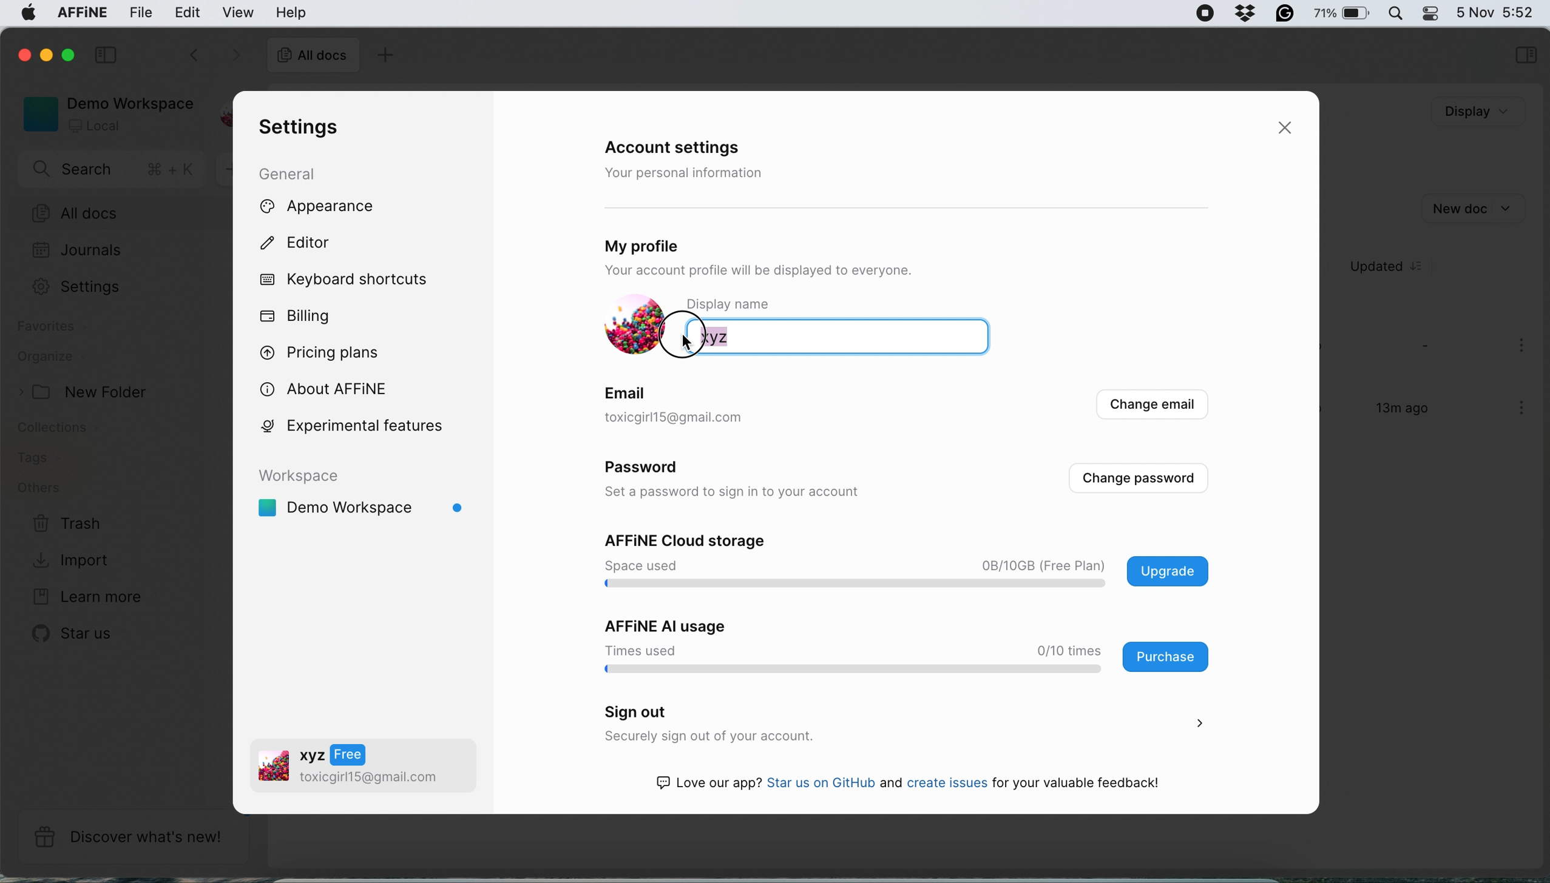 The image size is (1550, 883). I want to click on Love our app? Star us on GitHub and create issues for your valuable feedback!, so click(919, 785).